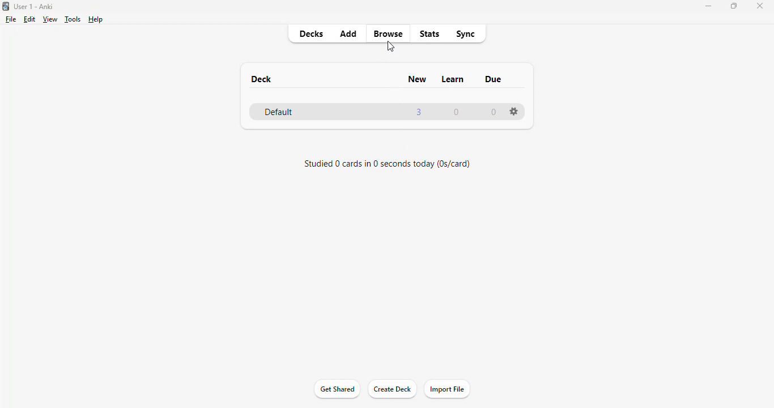 Image resolution: width=774 pixels, height=408 pixels. What do you see at coordinates (513, 111) in the screenshot?
I see `options` at bounding box center [513, 111].